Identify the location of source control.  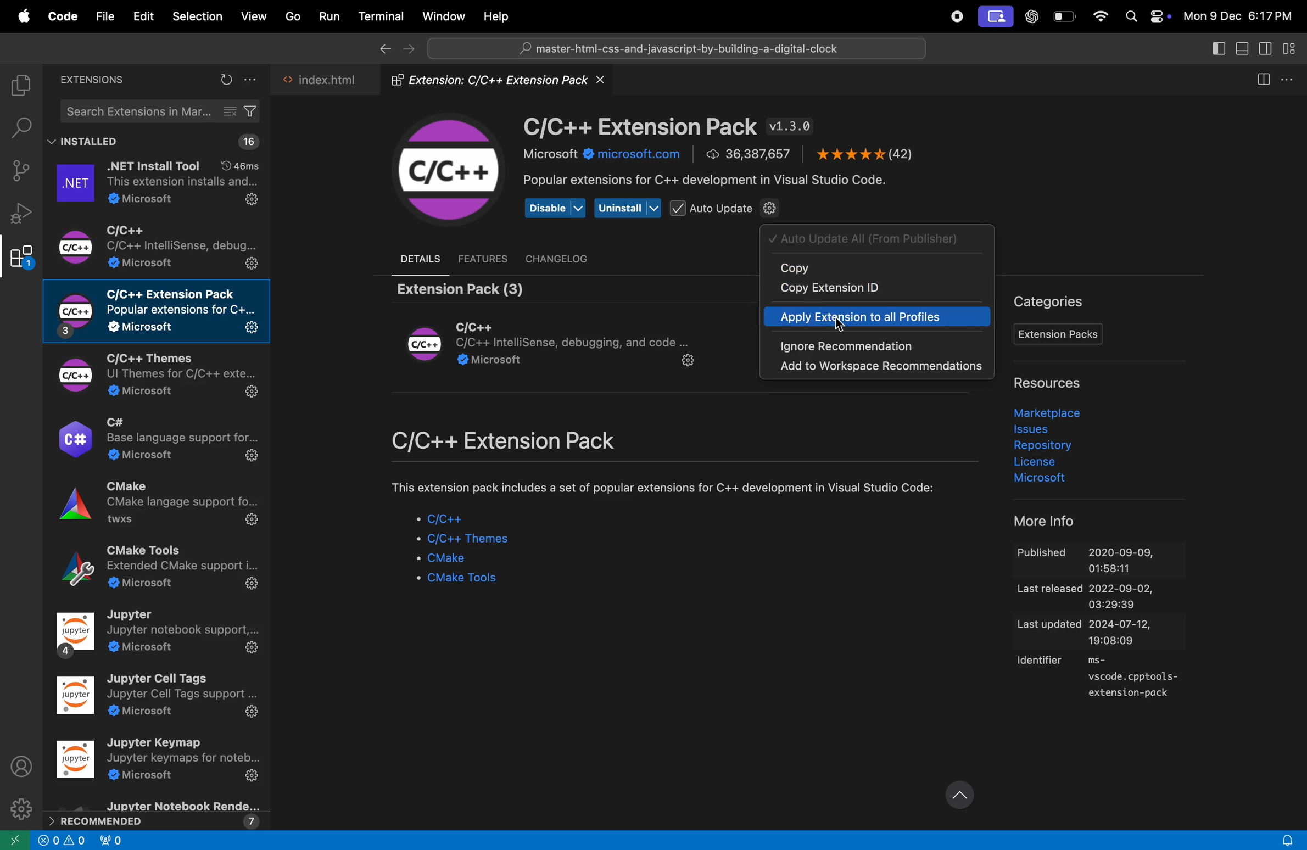
(20, 171).